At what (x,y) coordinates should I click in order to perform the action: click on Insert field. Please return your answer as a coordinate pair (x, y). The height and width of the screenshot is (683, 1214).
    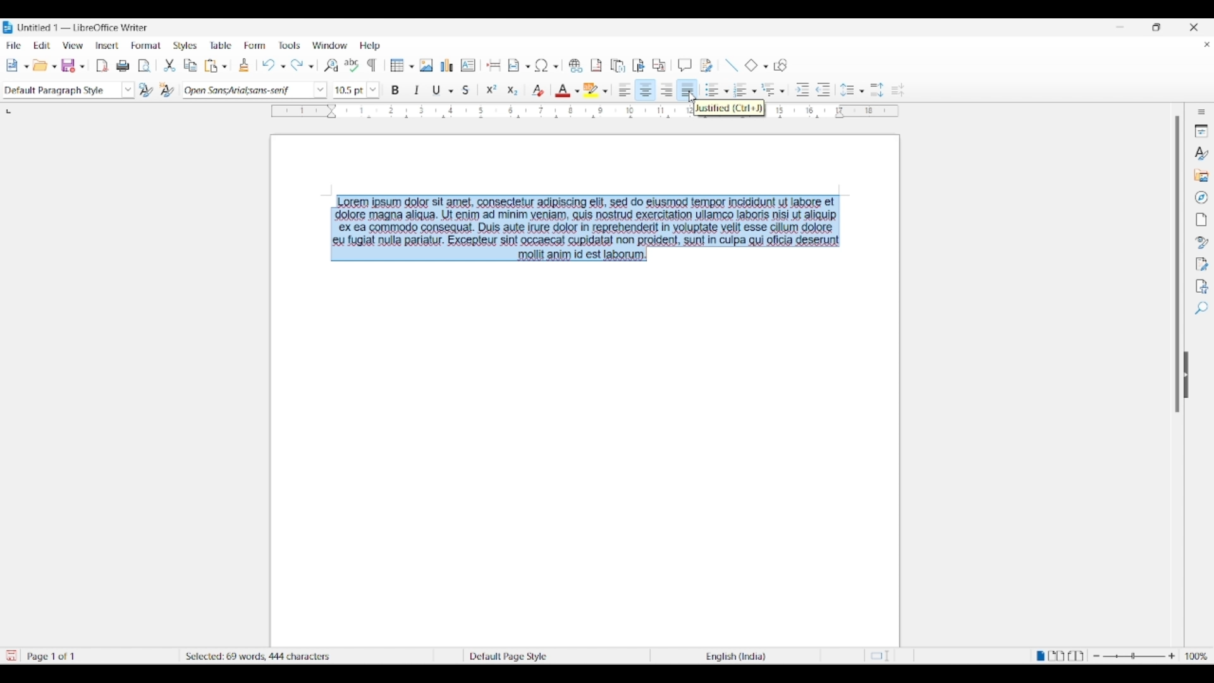
    Looking at the image, I should click on (514, 66).